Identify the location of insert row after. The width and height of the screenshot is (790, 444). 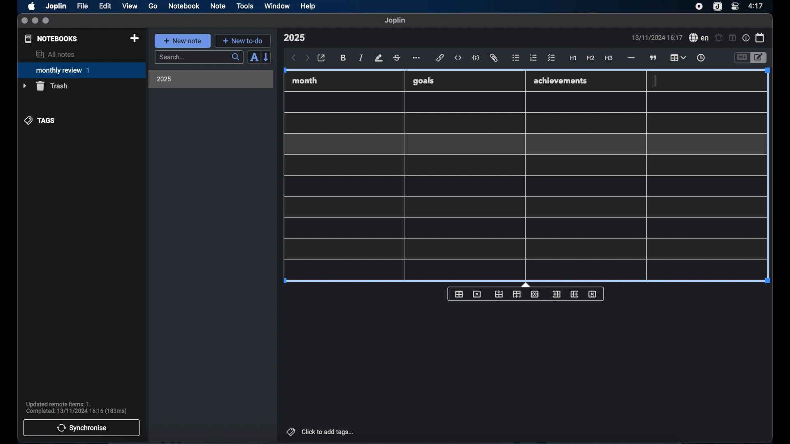
(517, 294).